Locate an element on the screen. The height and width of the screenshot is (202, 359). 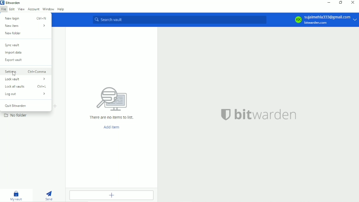
Sync vault is located at coordinates (13, 45).